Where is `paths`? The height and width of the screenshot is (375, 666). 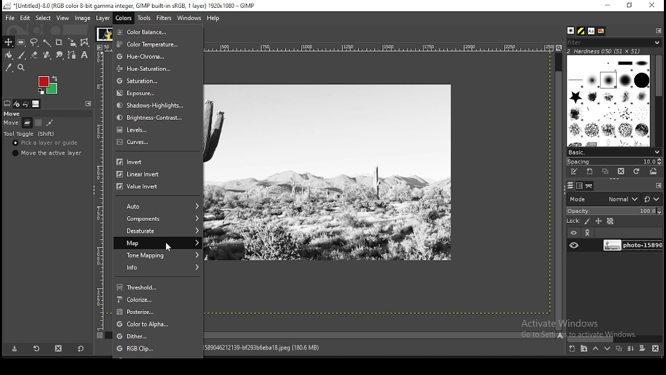 paths is located at coordinates (590, 186).